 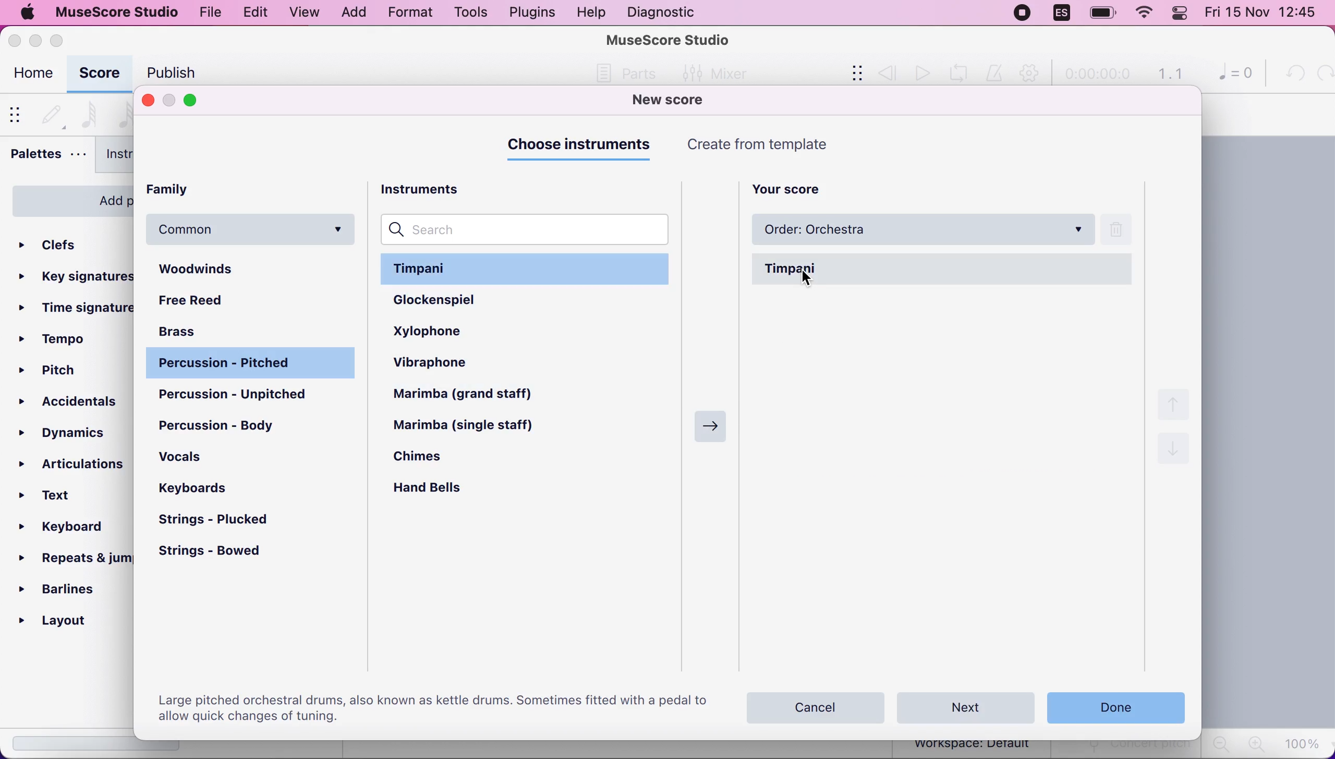 What do you see at coordinates (707, 423) in the screenshot?
I see `Right` at bounding box center [707, 423].